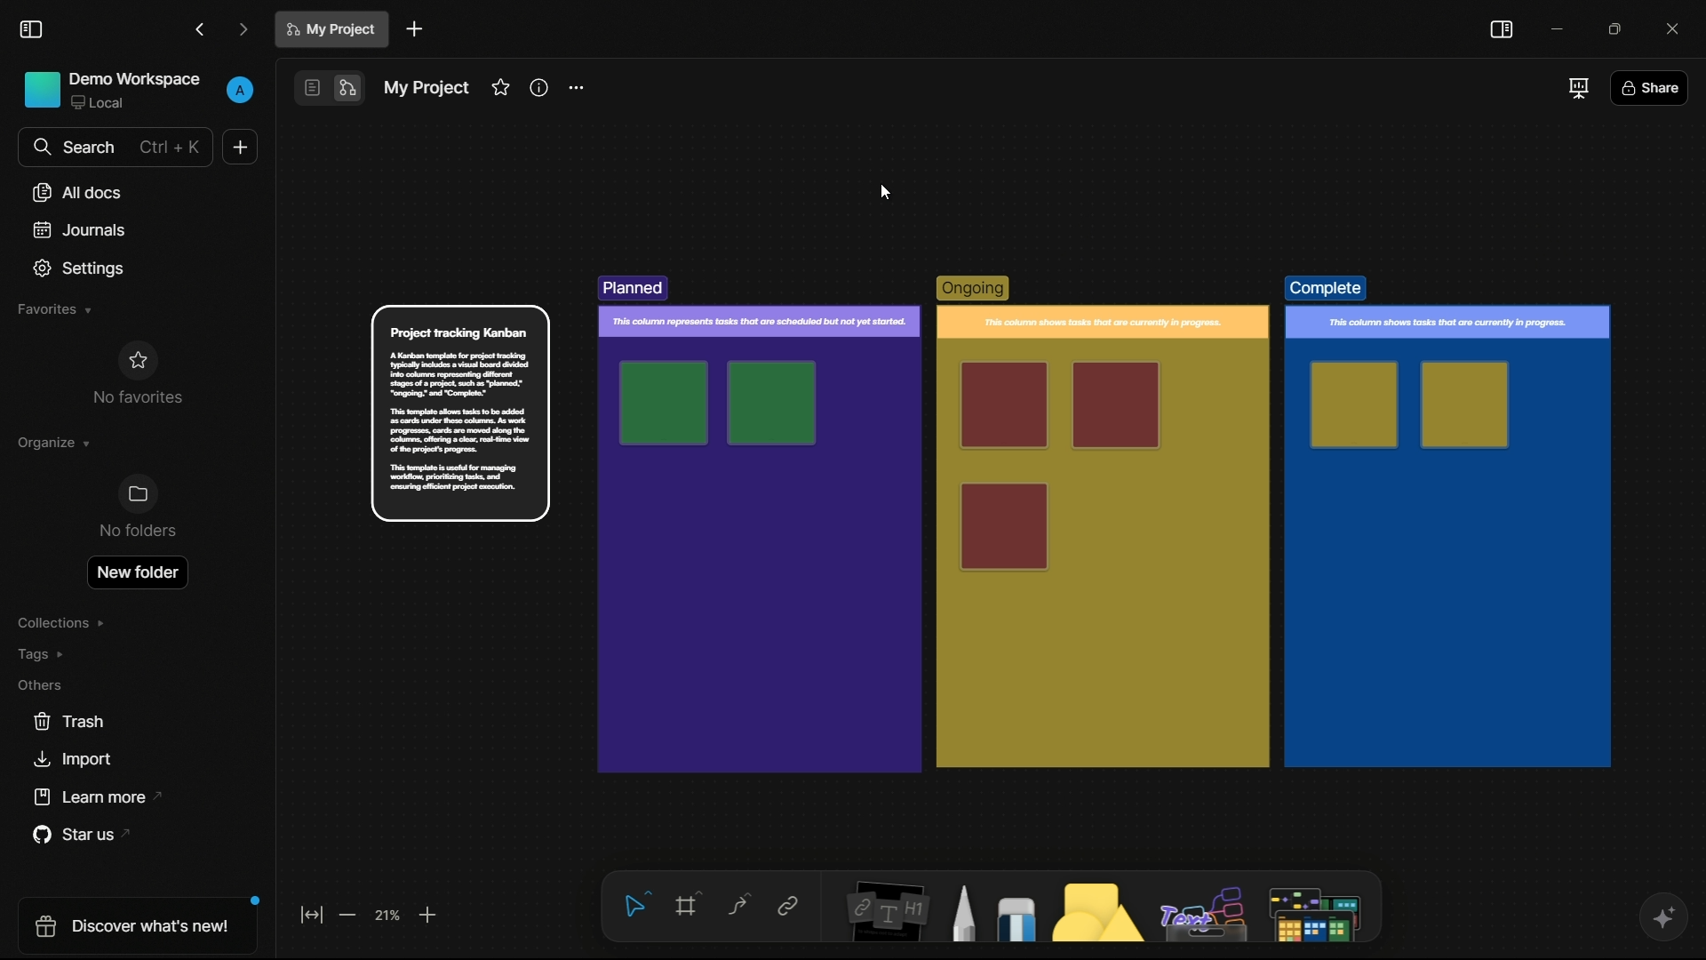 The image size is (1706, 960). I want to click on import, so click(71, 760).